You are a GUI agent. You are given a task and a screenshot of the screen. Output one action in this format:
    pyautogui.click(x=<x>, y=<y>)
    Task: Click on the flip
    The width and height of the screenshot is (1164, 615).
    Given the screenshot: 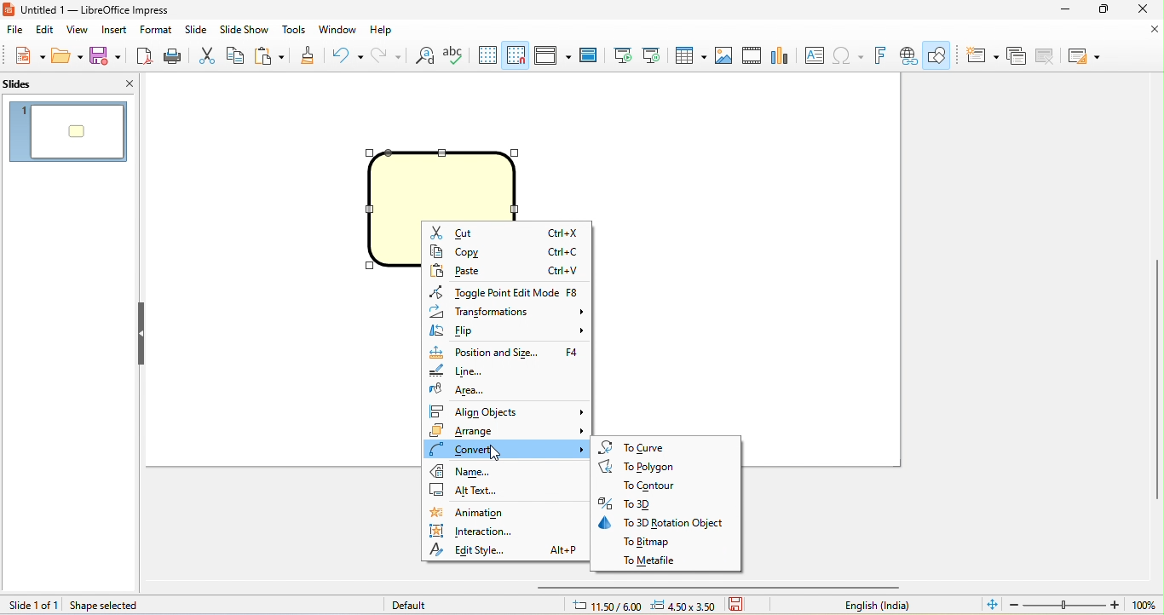 What is the action you would take?
    pyautogui.click(x=509, y=331)
    